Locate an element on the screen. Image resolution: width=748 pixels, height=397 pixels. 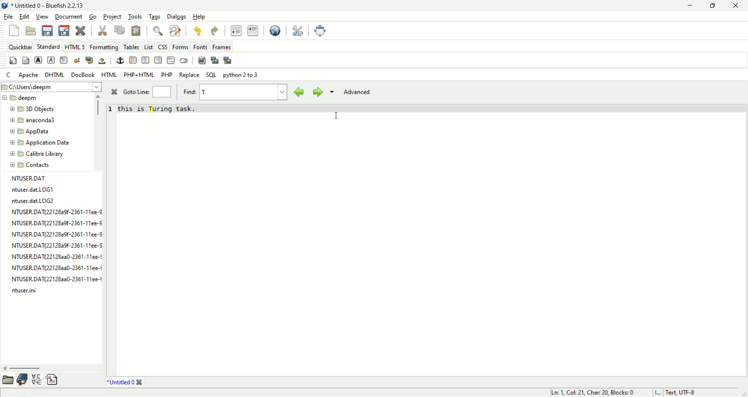
New file is located at coordinates (14, 30).